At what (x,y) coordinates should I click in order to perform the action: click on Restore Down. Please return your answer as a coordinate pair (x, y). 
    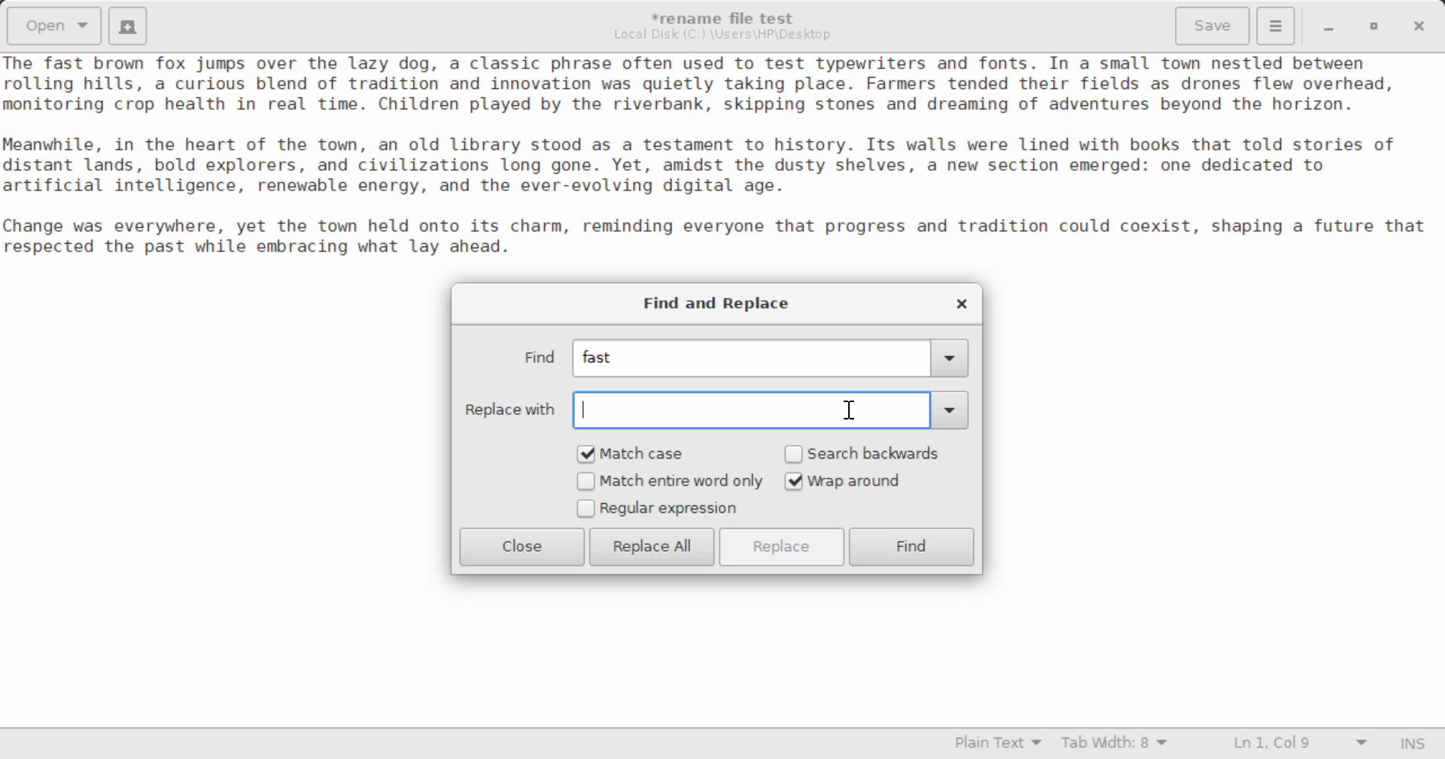
    Looking at the image, I should click on (1331, 26).